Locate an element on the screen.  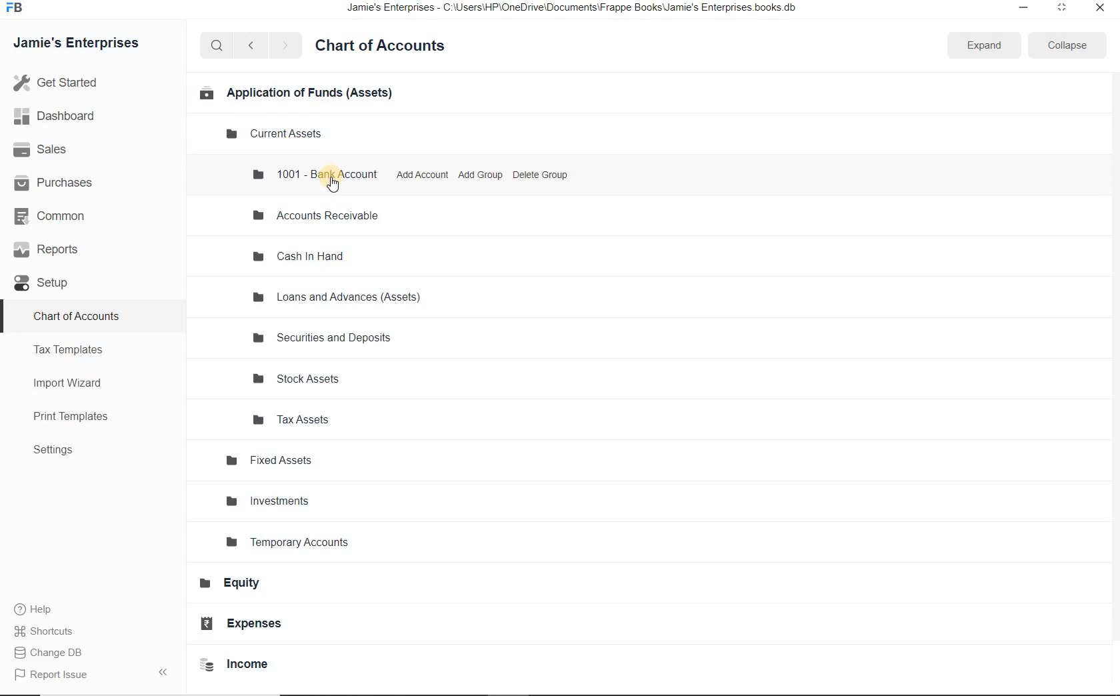
close is located at coordinates (1101, 9).